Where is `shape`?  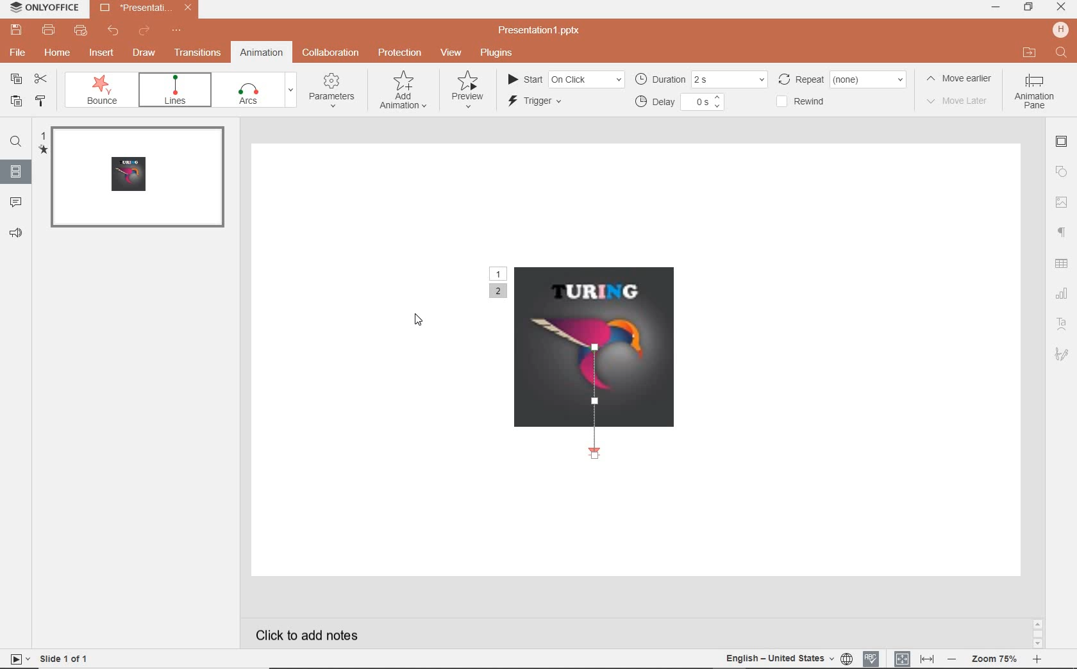 shape is located at coordinates (1062, 172).